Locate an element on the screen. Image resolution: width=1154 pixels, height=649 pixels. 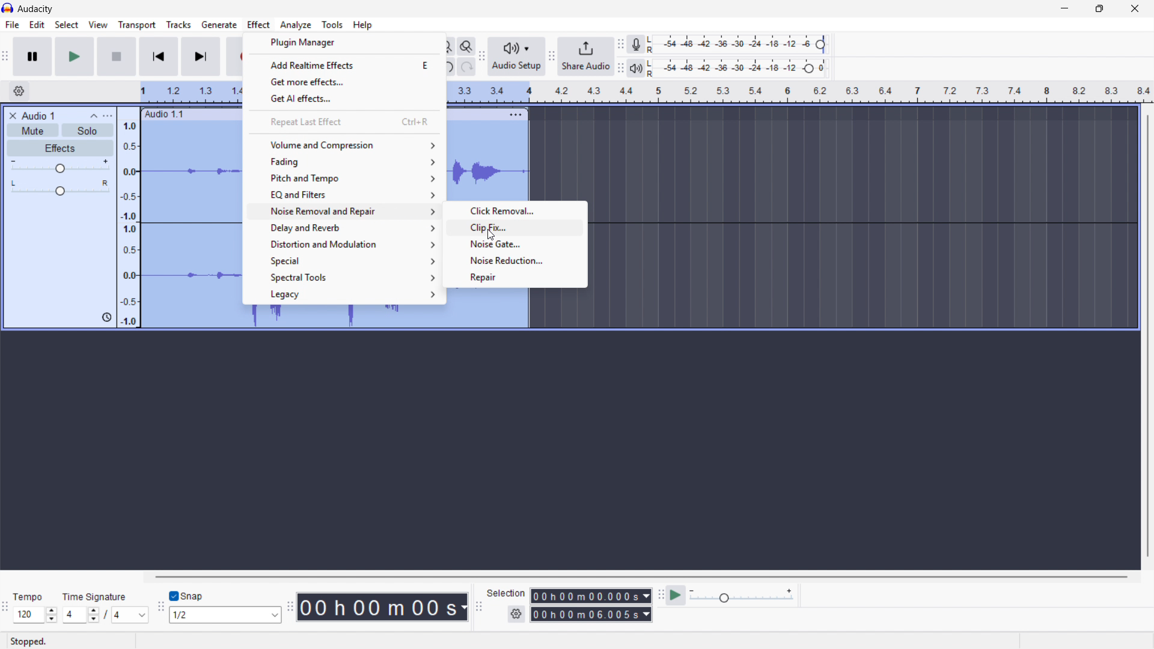
Recording level is located at coordinates (740, 44).